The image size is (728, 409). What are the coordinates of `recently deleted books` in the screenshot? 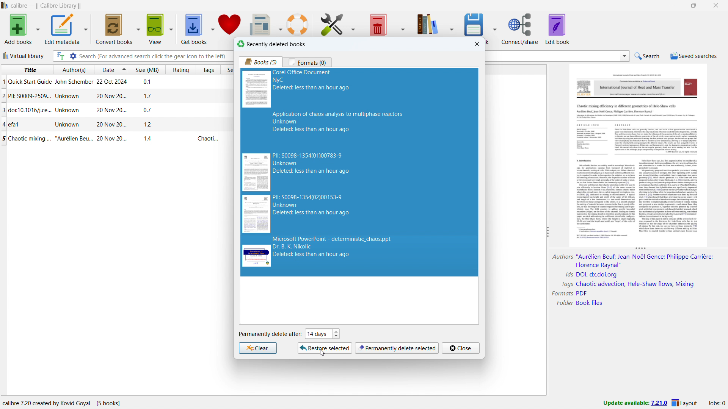 It's located at (271, 44).